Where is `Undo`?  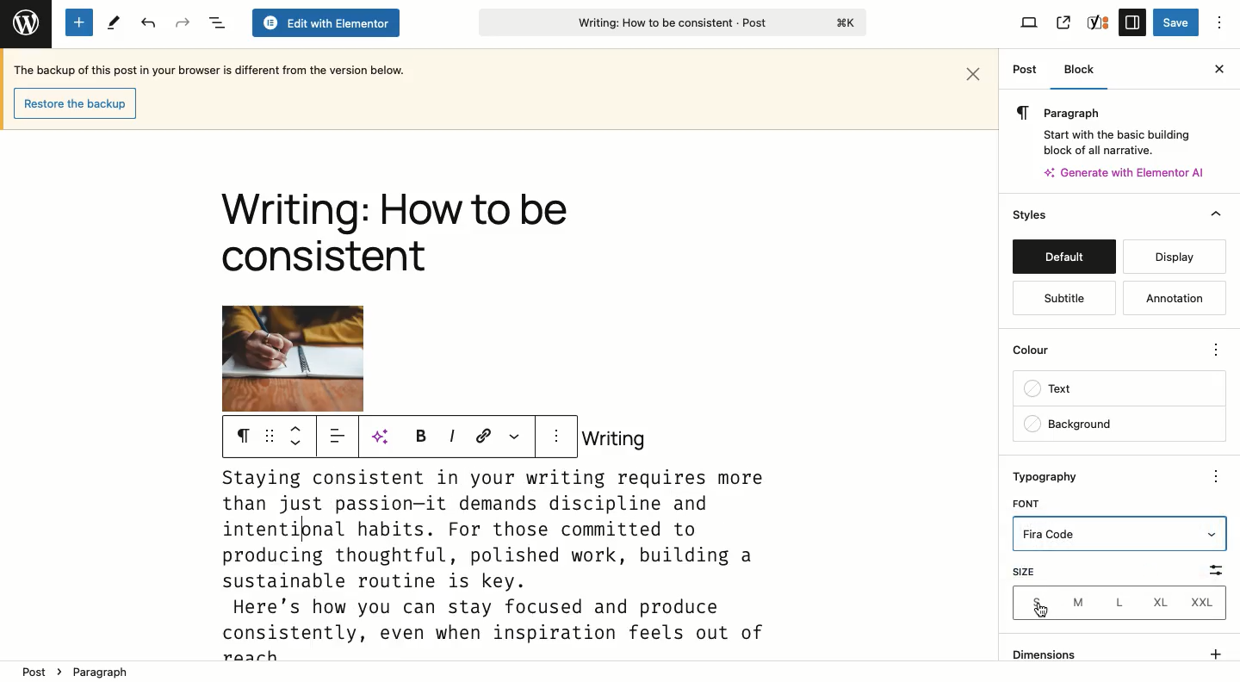 Undo is located at coordinates (148, 23).